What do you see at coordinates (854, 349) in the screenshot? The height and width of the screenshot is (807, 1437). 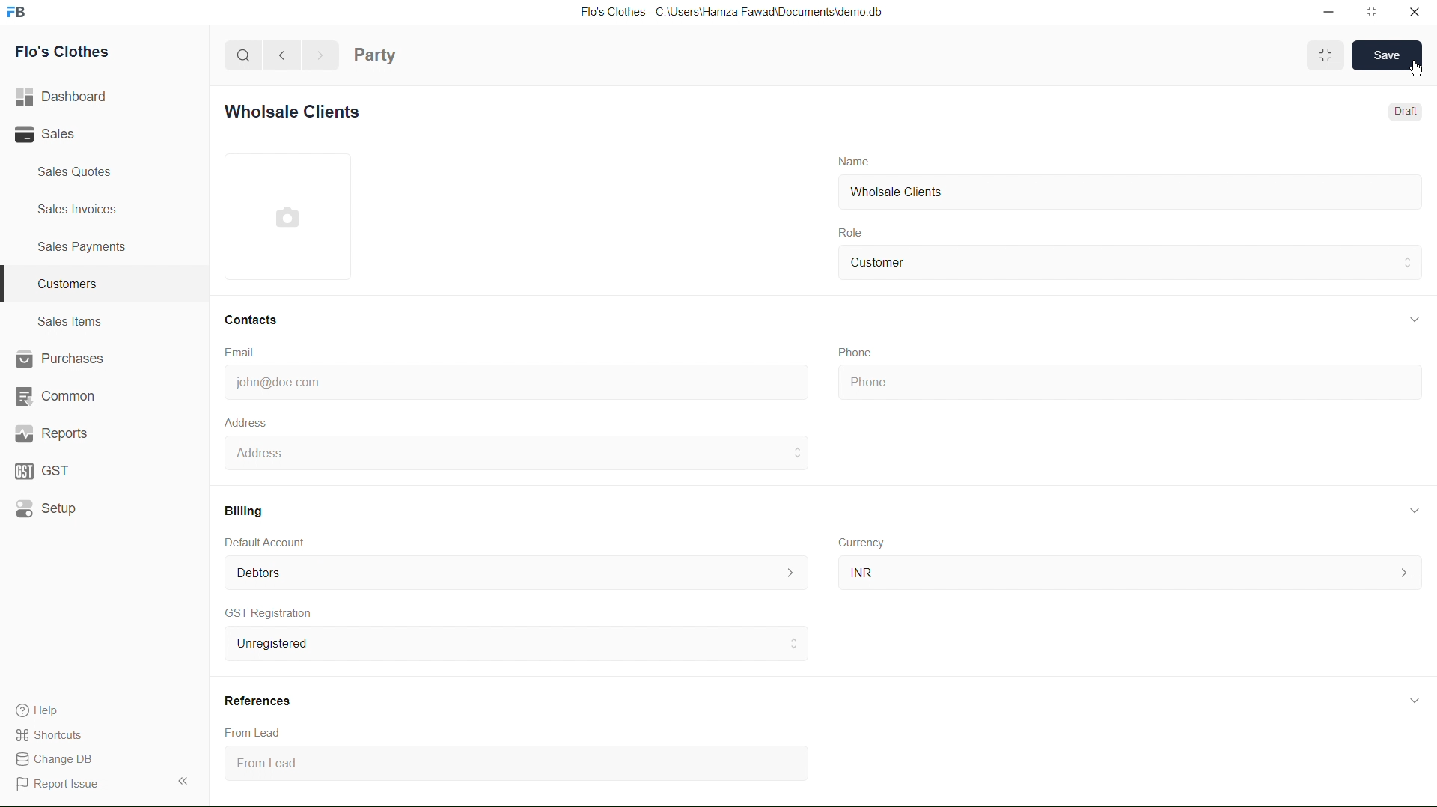 I see `Phone` at bounding box center [854, 349].